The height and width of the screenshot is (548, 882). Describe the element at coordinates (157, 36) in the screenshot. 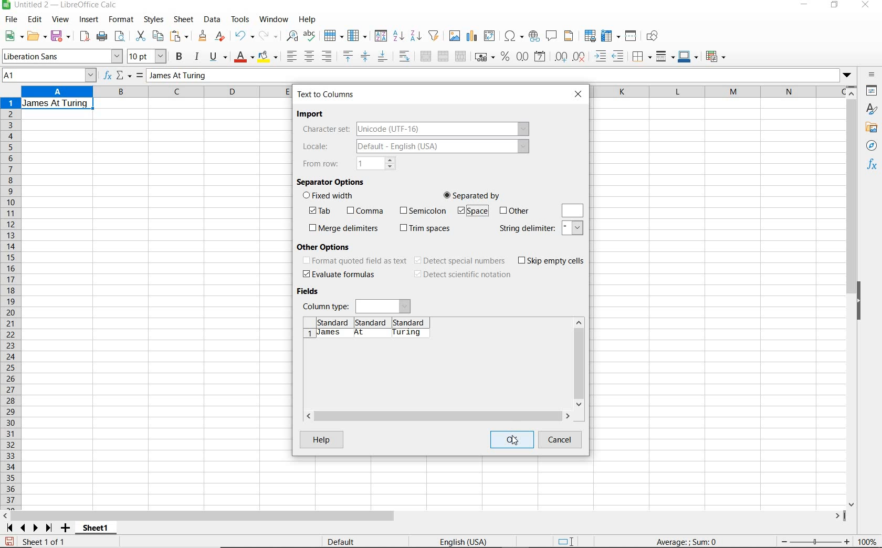

I see `copy` at that location.